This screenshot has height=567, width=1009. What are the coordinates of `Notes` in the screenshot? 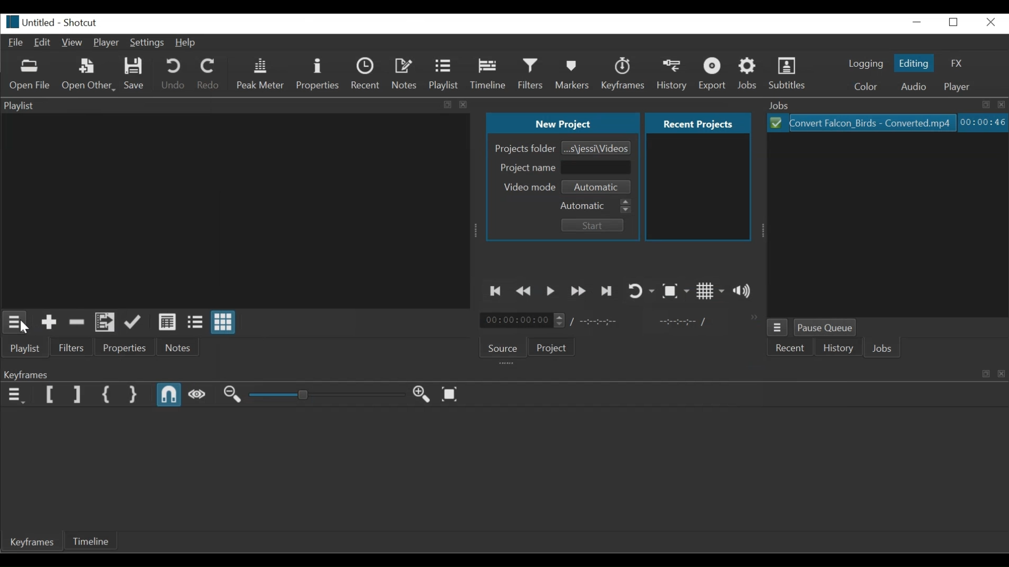 It's located at (179, 347).